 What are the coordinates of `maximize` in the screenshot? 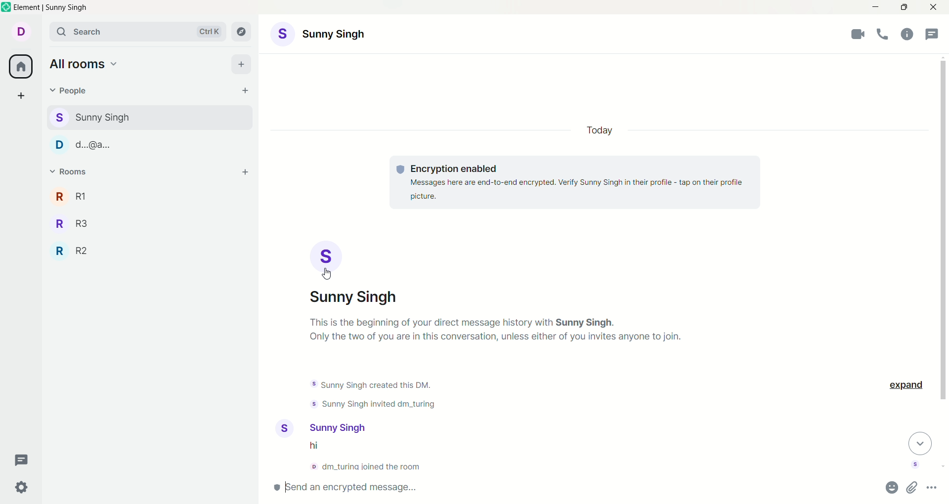 It's located at (903, 8).